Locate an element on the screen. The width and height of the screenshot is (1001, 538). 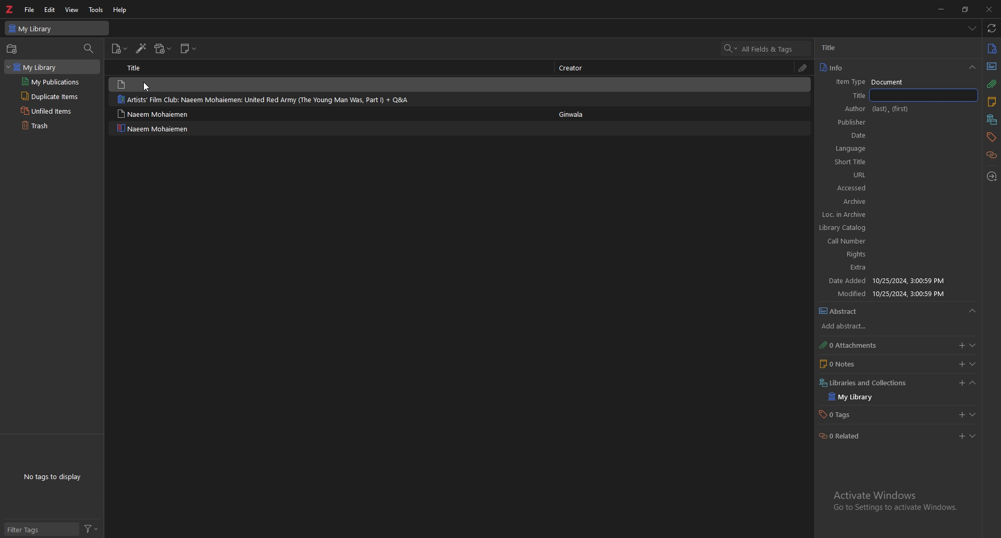
search bar is located at coordinates (766, 48).